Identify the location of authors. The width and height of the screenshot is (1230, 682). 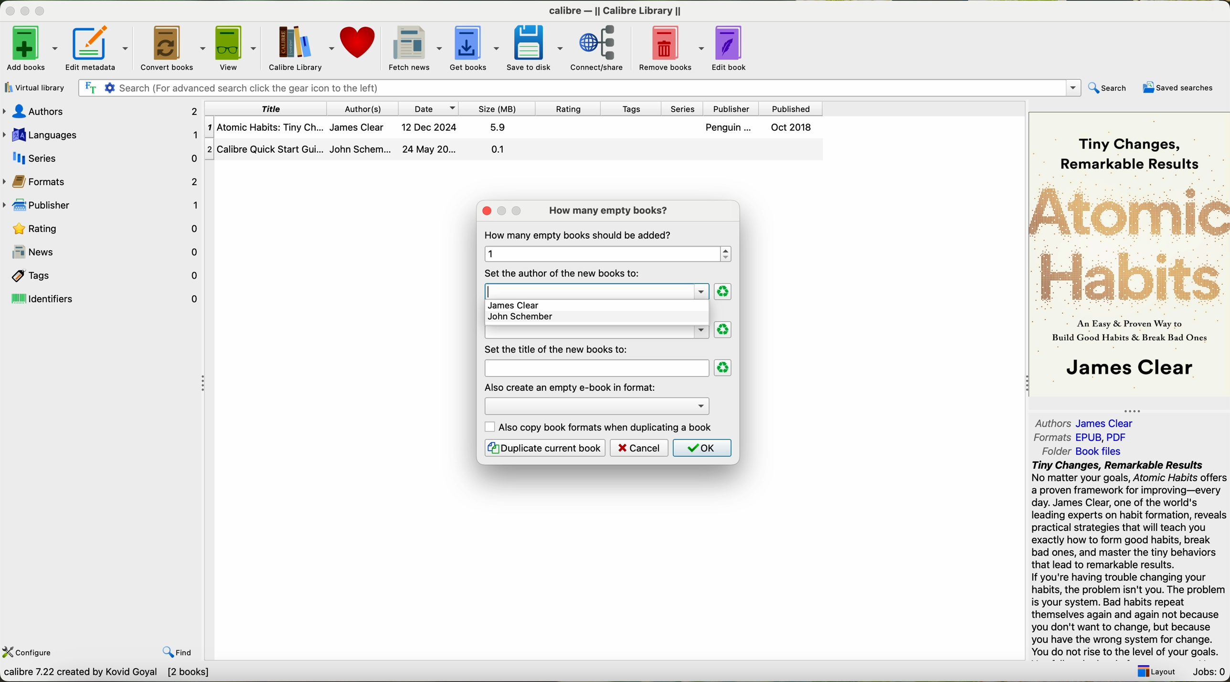
(1089, 422).